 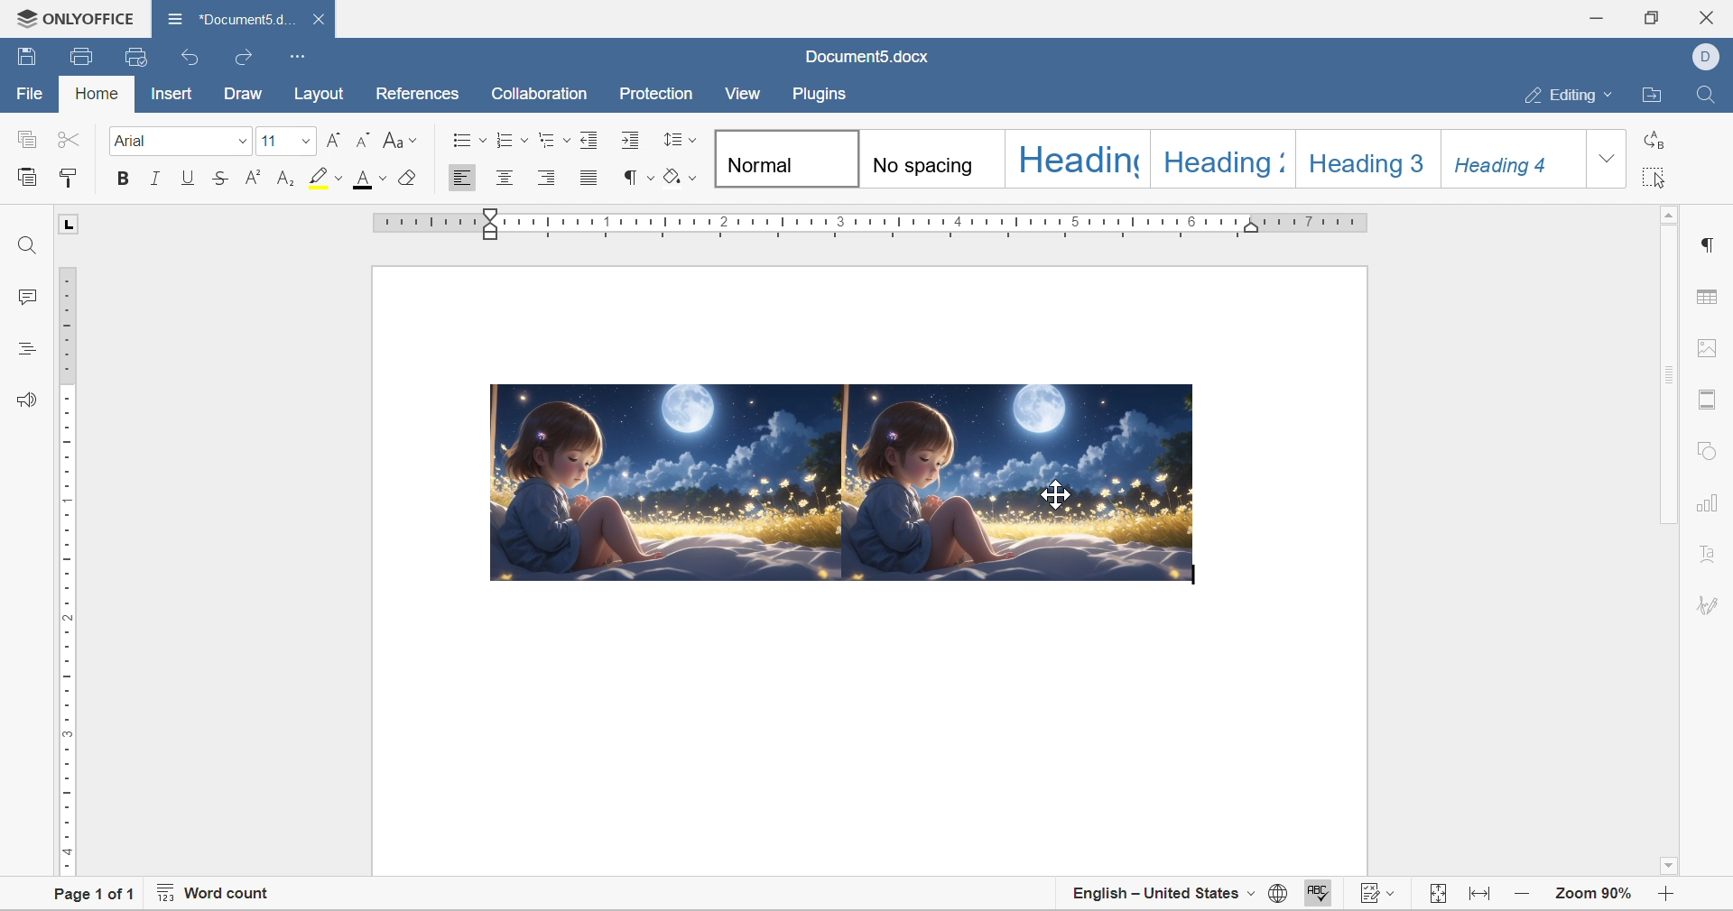 I want to click on document5.docx, so click(x=870, y=57).